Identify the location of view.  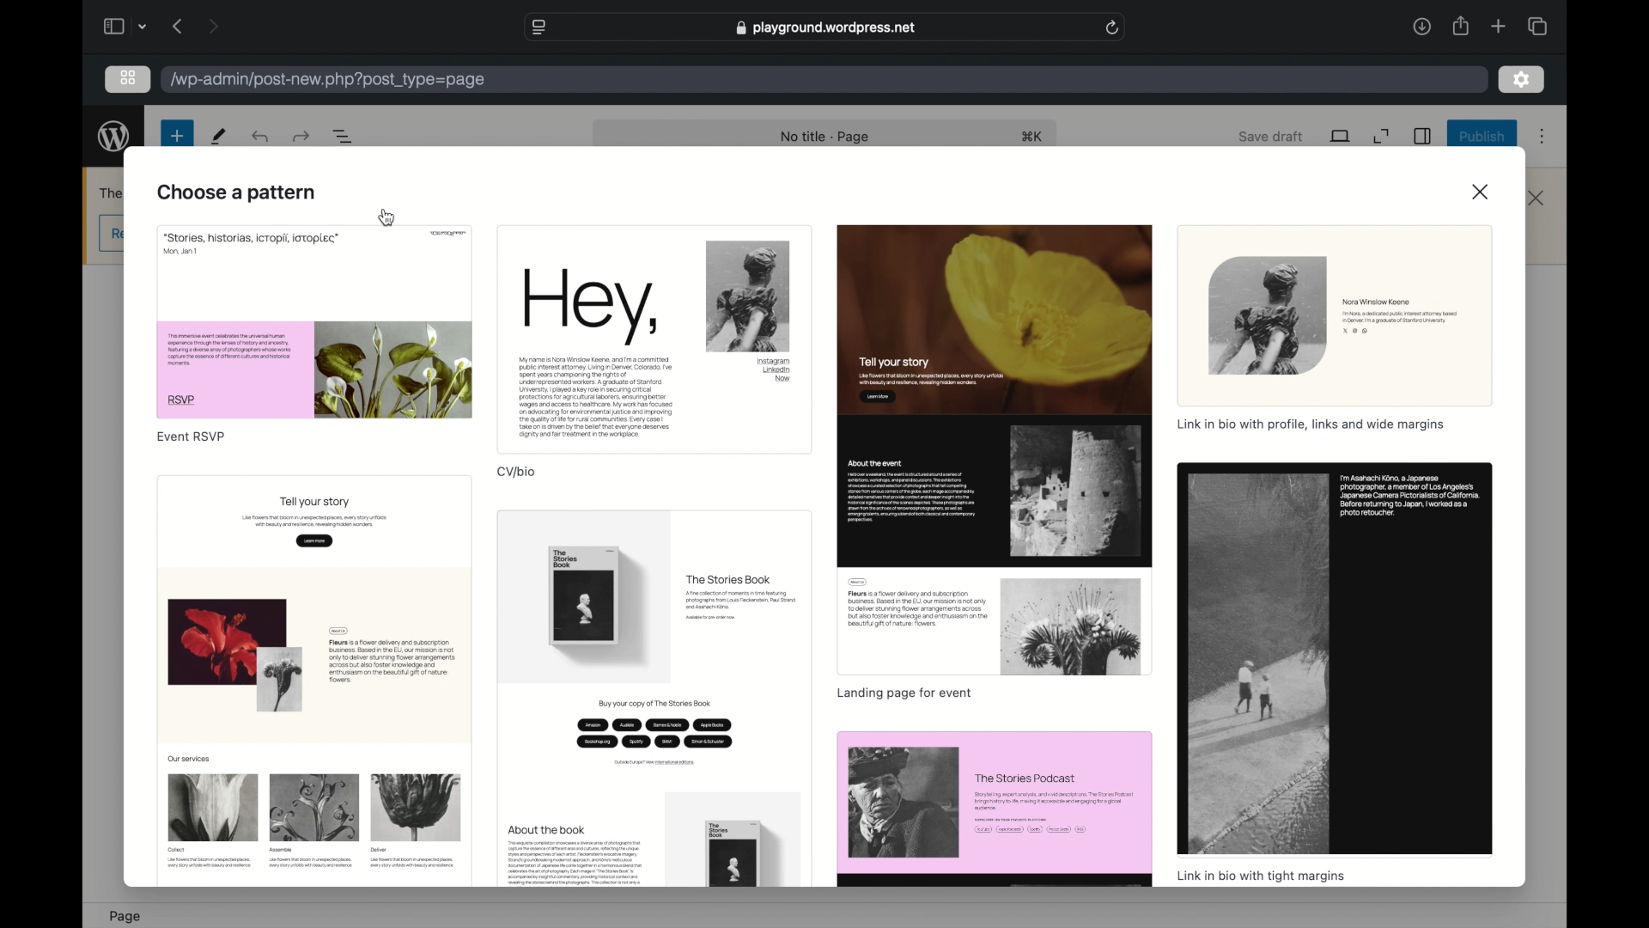
(1341, 137).